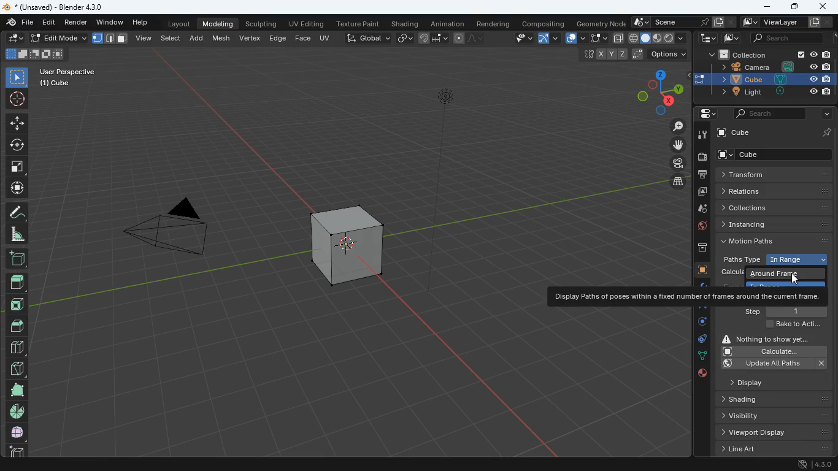 The height and width of the screenshot is (471, 838). Describe the element at coordinates (788, 22) in the screenshot. I see `view layer` at that location.